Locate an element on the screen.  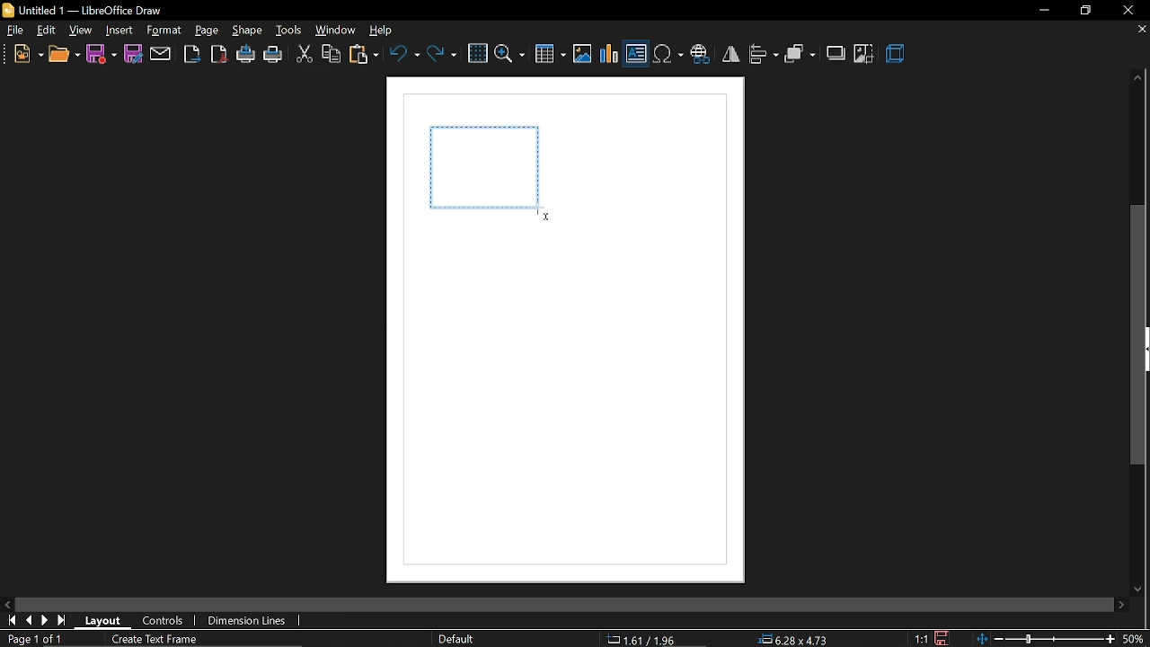
print is located at coordinates (274, 57).